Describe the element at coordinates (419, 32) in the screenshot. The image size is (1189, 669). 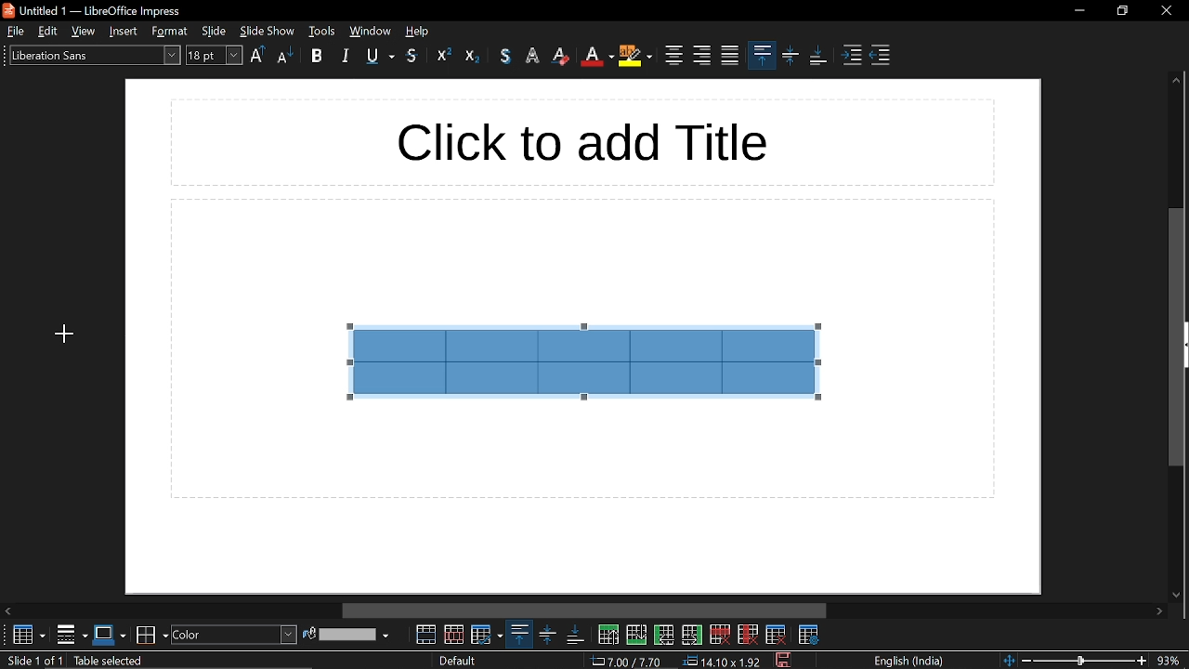
I see `help` at that location.